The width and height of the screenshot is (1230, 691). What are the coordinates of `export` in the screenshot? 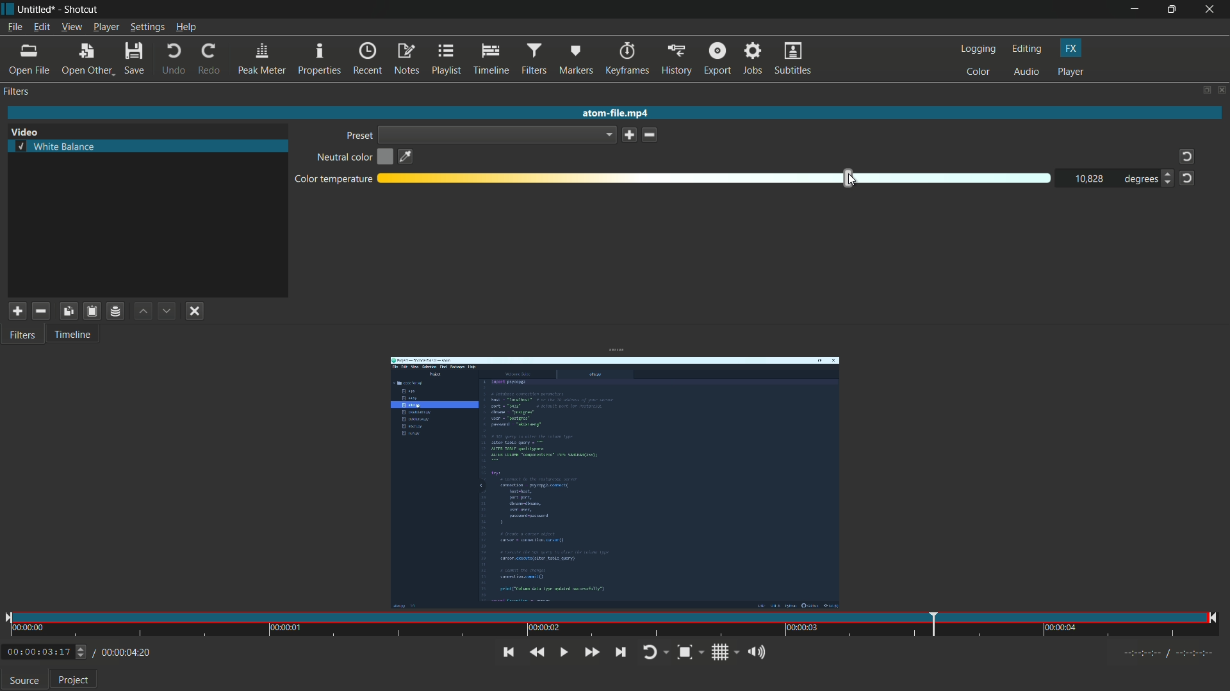 It's located at (717, 58).